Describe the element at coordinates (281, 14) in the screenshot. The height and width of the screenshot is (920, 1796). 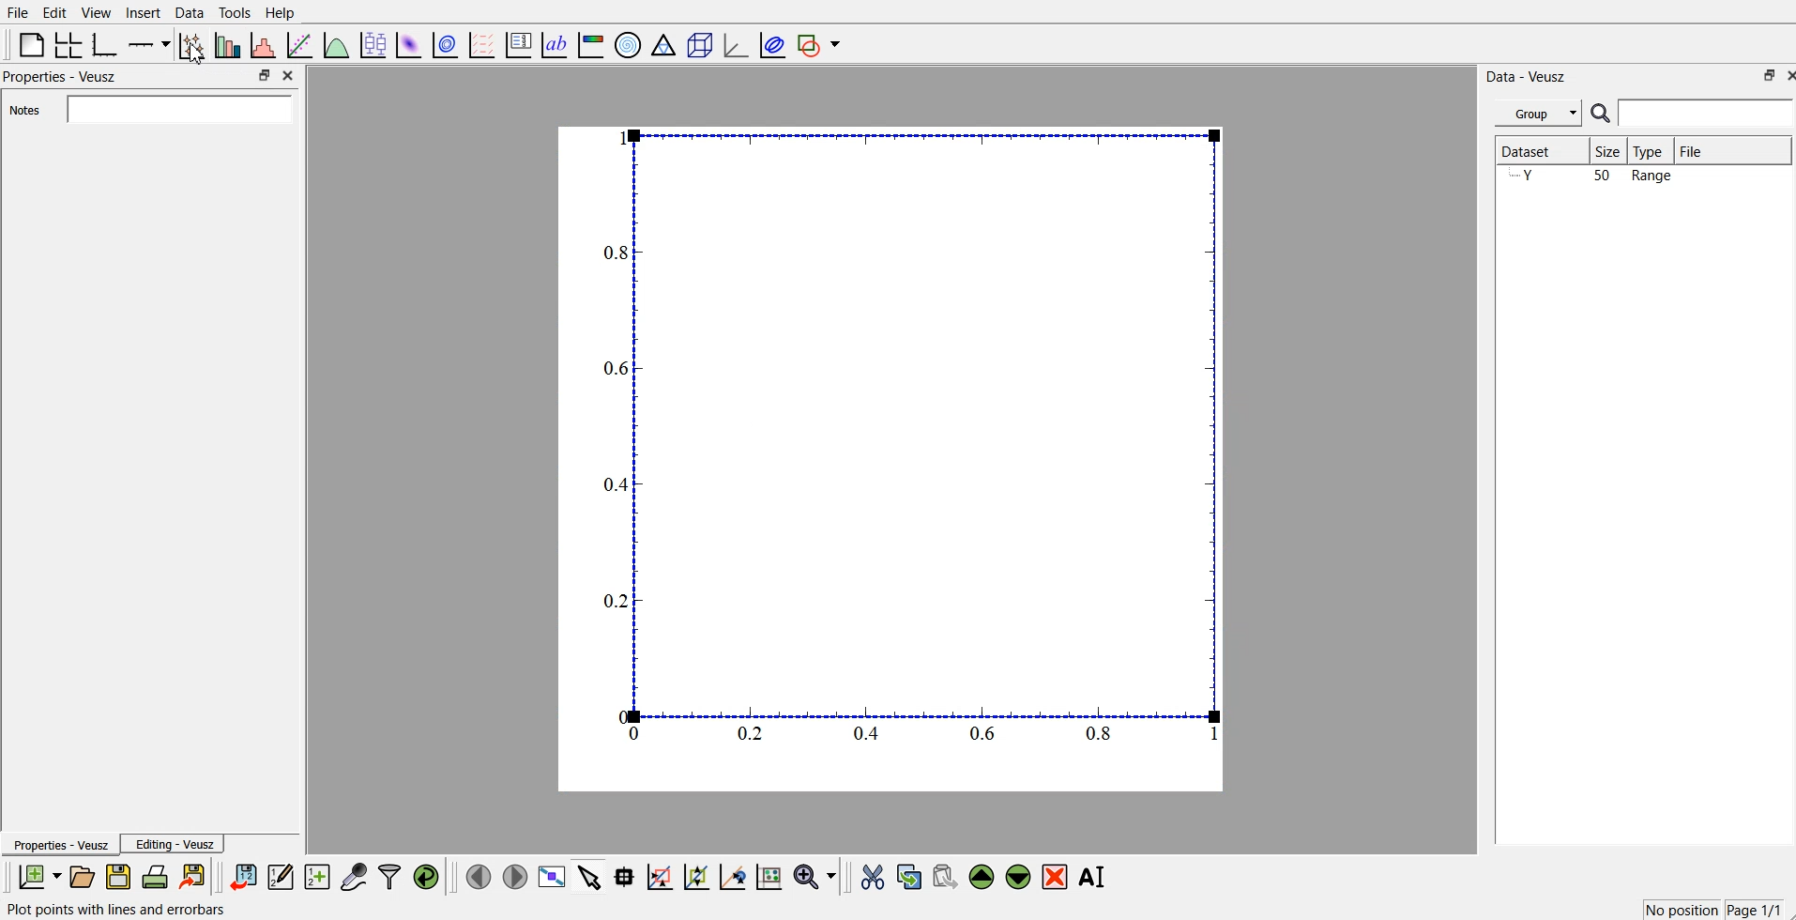
I see `Help` at that location.